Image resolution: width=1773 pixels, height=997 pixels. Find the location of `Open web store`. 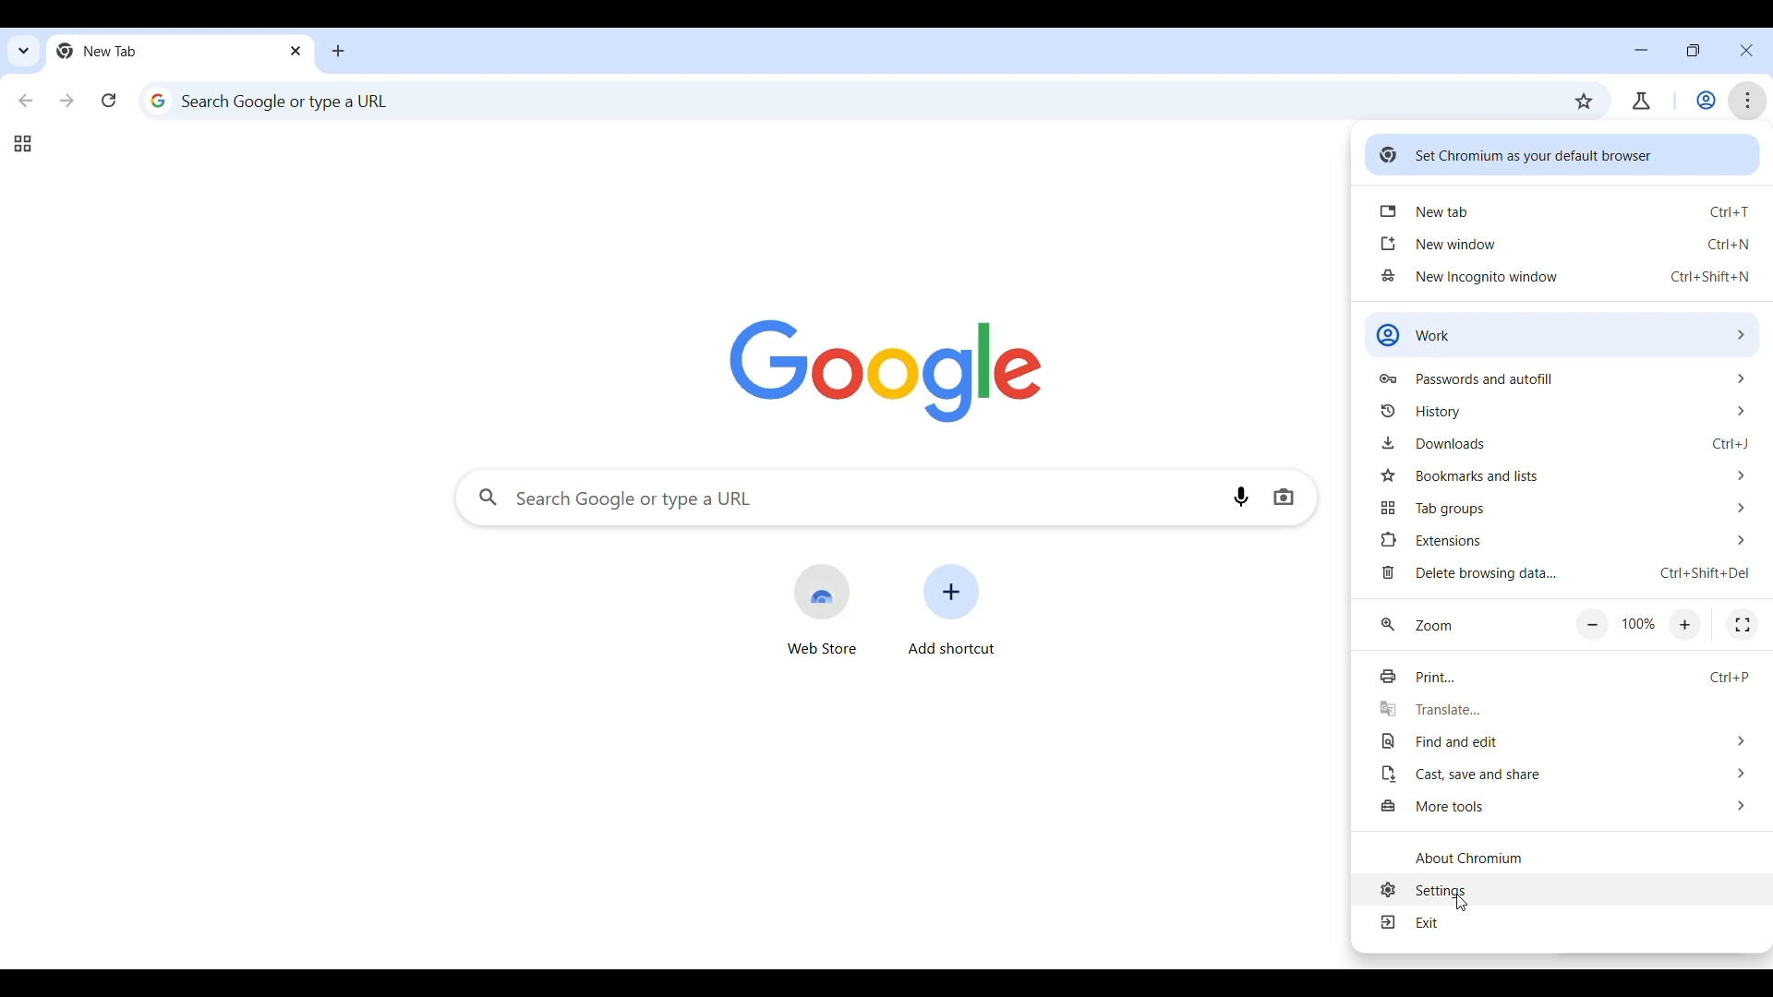

Open web store is located at coordinates (822, 610).